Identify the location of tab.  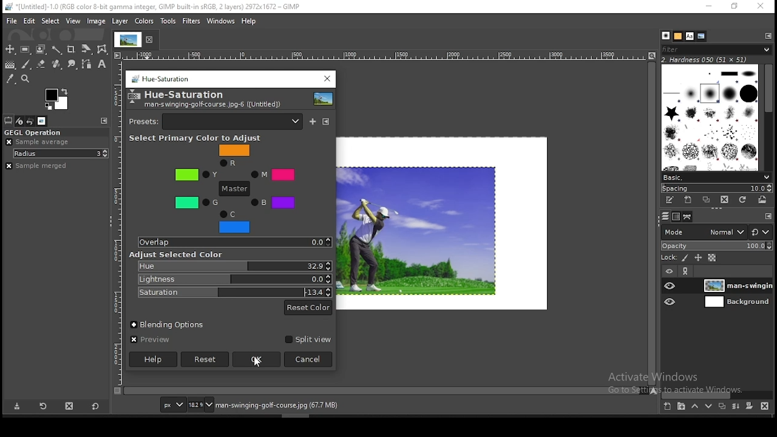
(127, 39).